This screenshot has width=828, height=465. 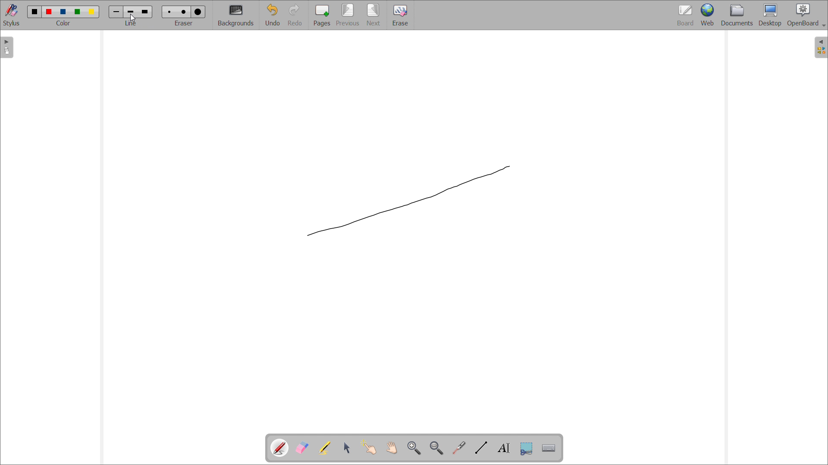 What do you see at coordinates (236, 15) in the screenshot?
I see `backgrounds` at bounding box center [236, 15].